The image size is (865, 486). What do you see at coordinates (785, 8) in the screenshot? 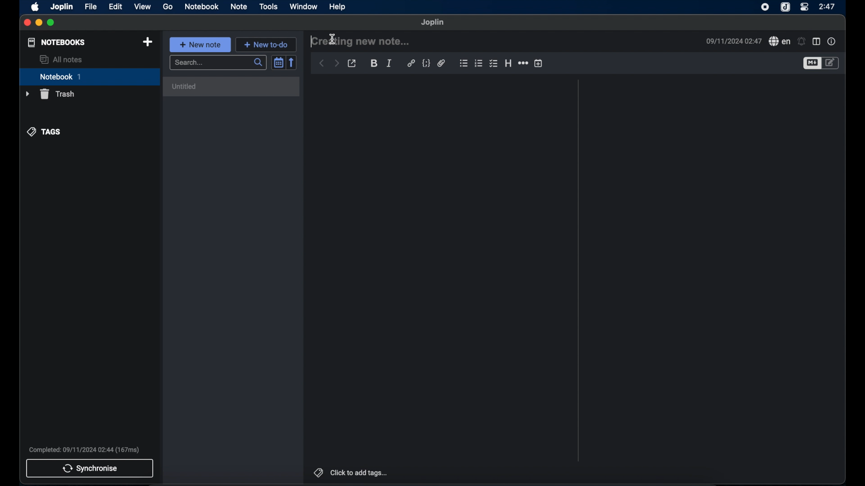
I see `joplin icon` at bounding box center [785, 8].